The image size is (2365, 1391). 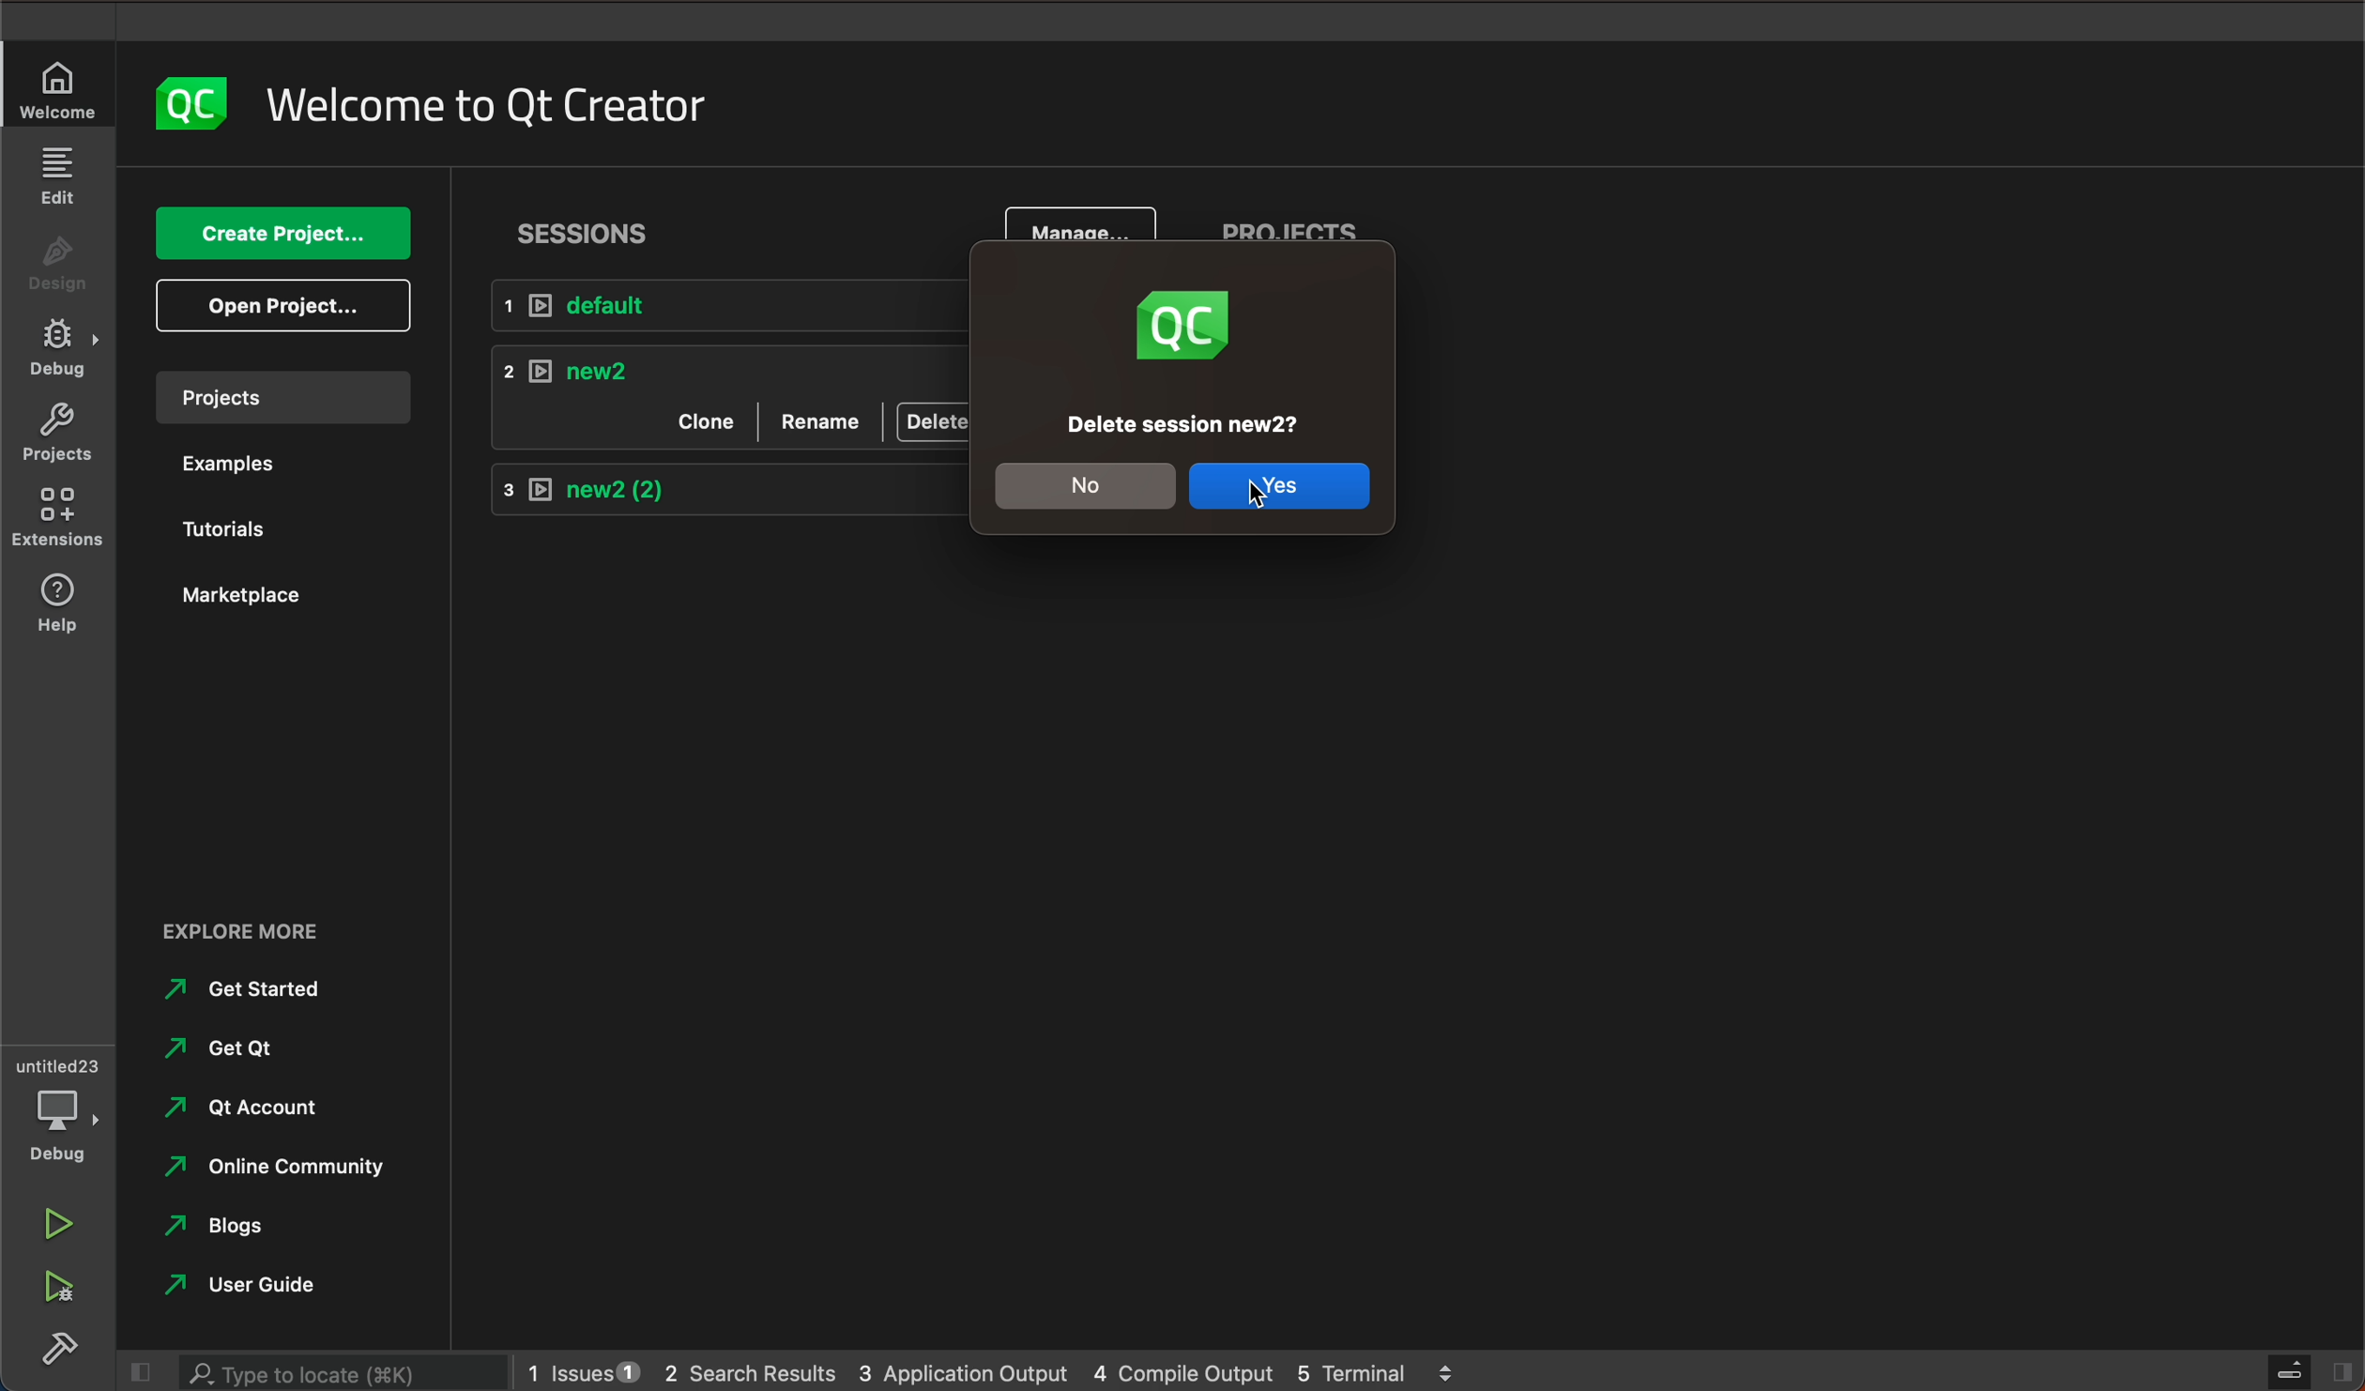 I want to click on welcome, so click(x=60, y=90).